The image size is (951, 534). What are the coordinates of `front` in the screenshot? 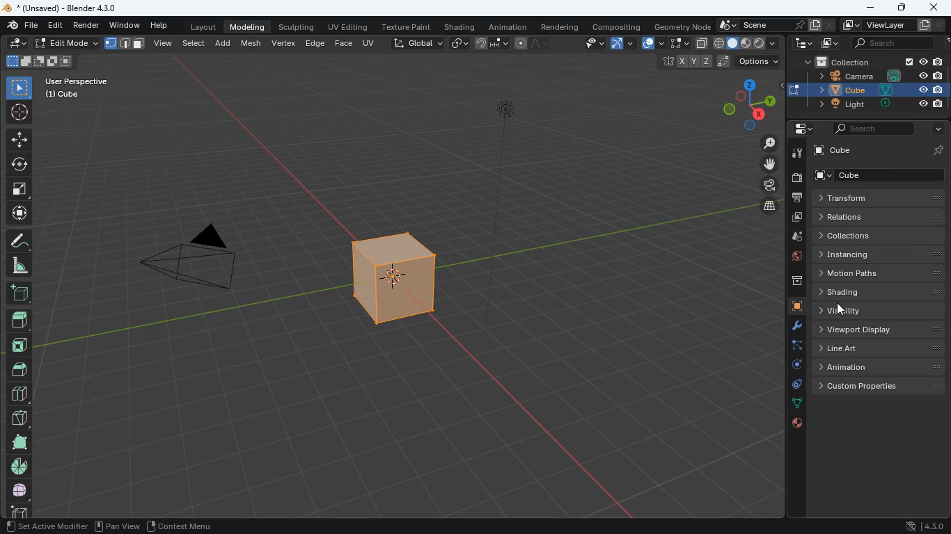 It's located at (20, 348).